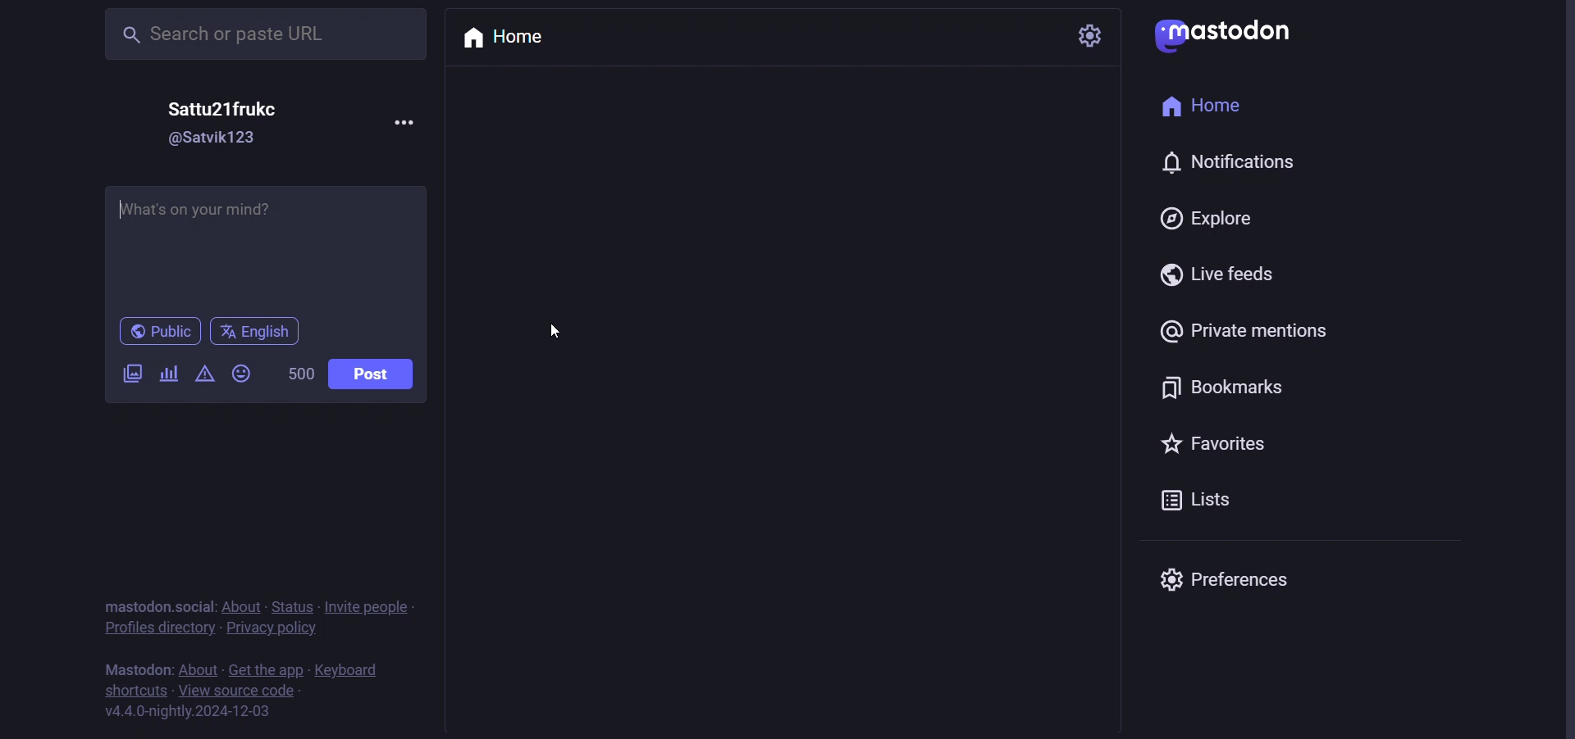  What do you see at coordinates (197, 668) in the screenshot?
I see `about` at bounding box center [197, 668].